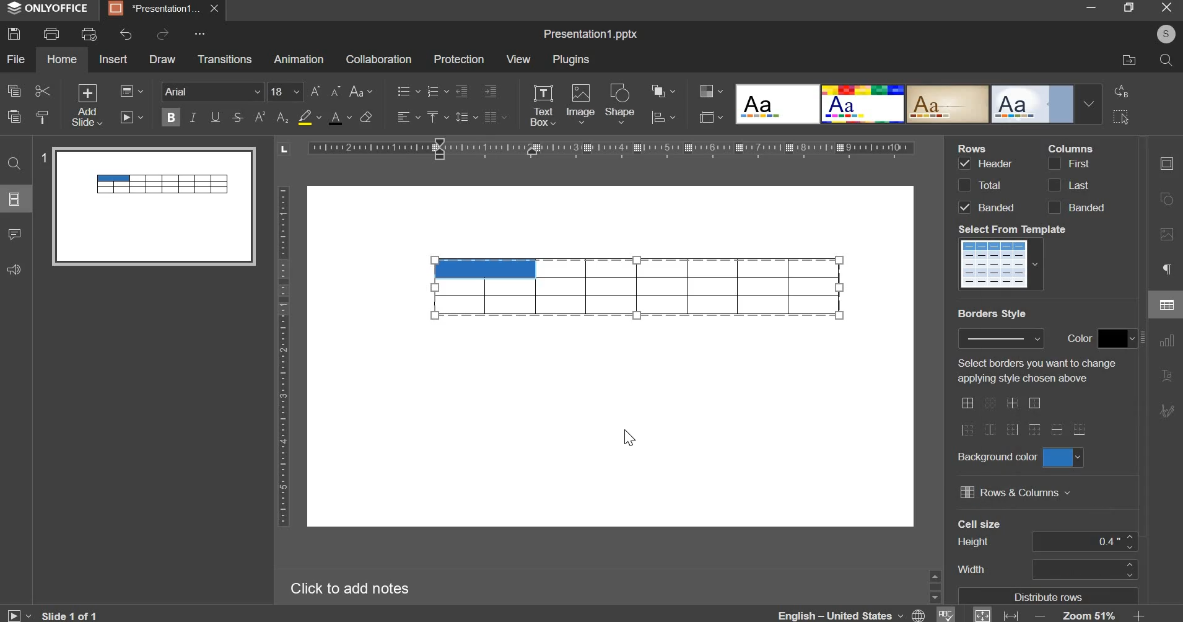 This screenshot has width=1183, height=622. I want to click on decrease indent, so click(461, 91).